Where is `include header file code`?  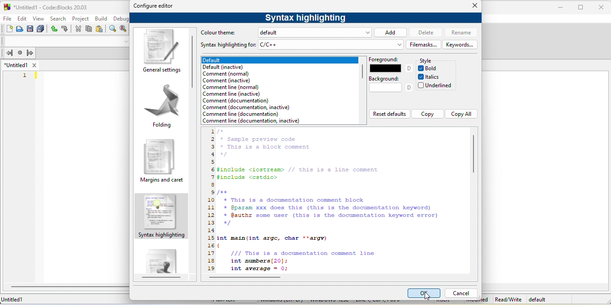
include header file code is located at coordinates (299, 174).